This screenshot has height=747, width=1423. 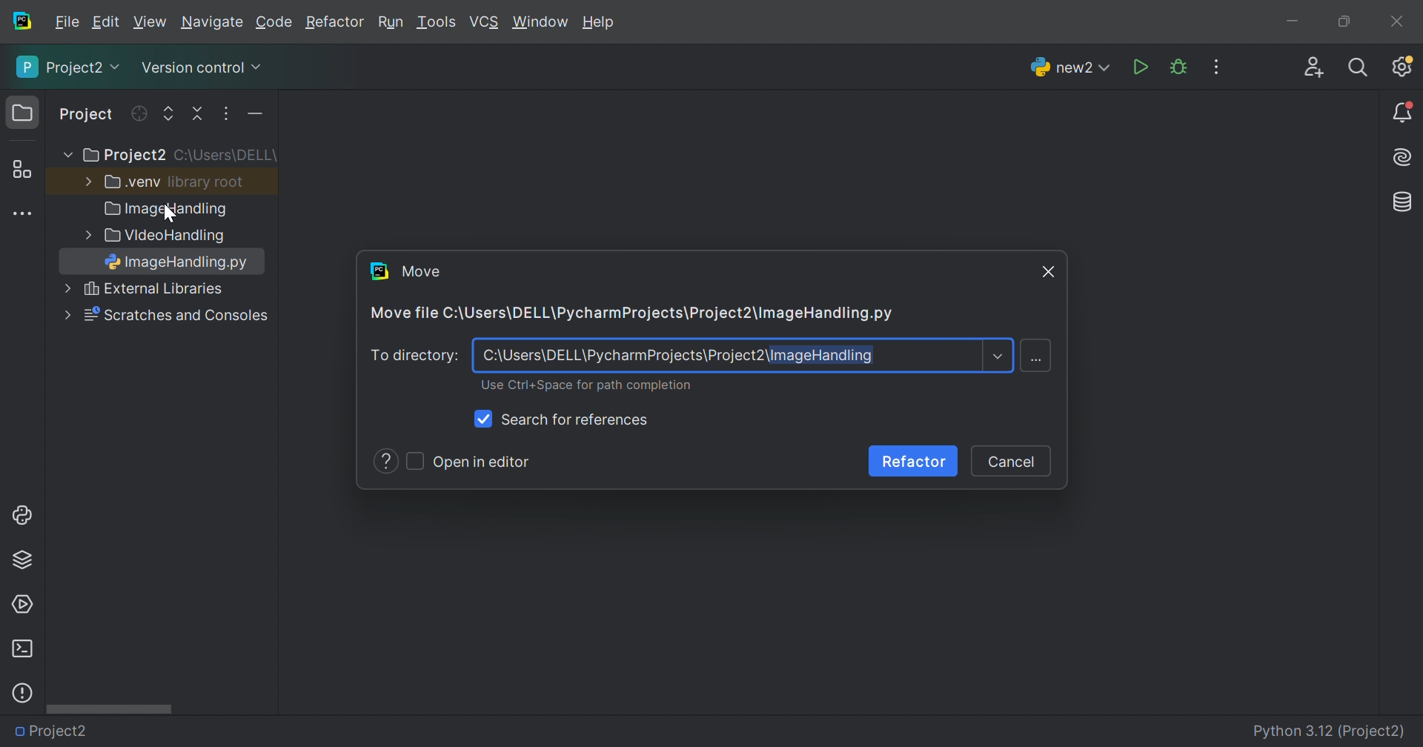 What do you see at coordinates (59, 731) in the screenshot?
I see `Project2` at bounding box center [59, 731].